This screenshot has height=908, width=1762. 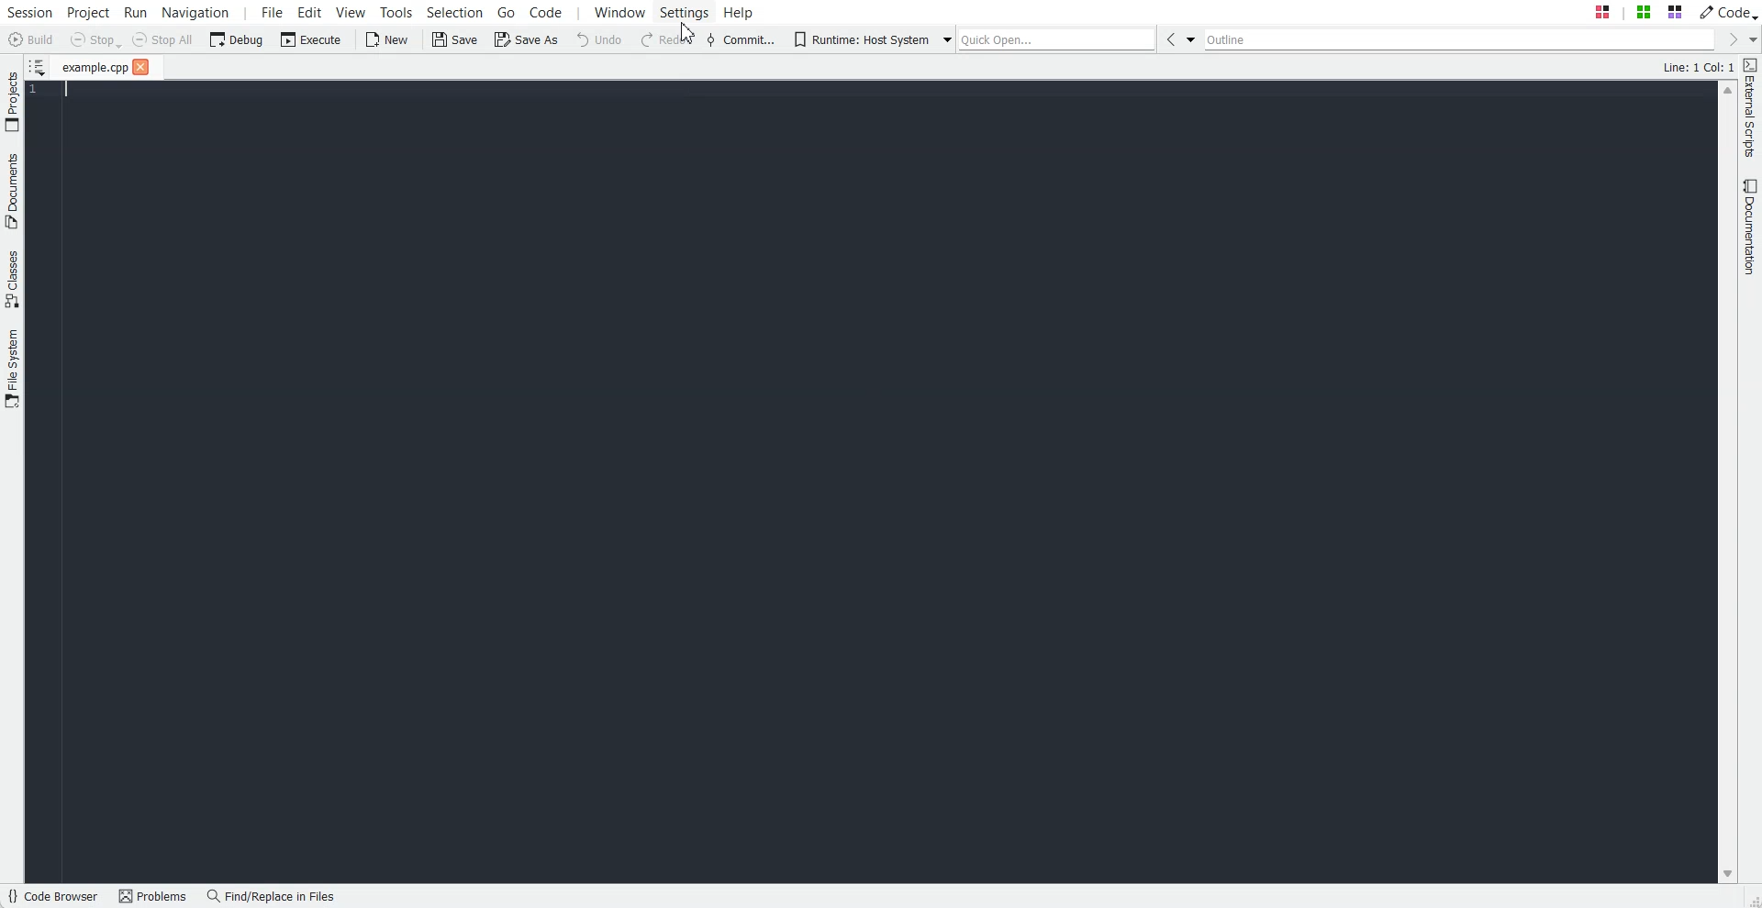 What do you see at coordinates (12, 191) in the screenshot?
I see `Documents` at bounding box center [12, 191].